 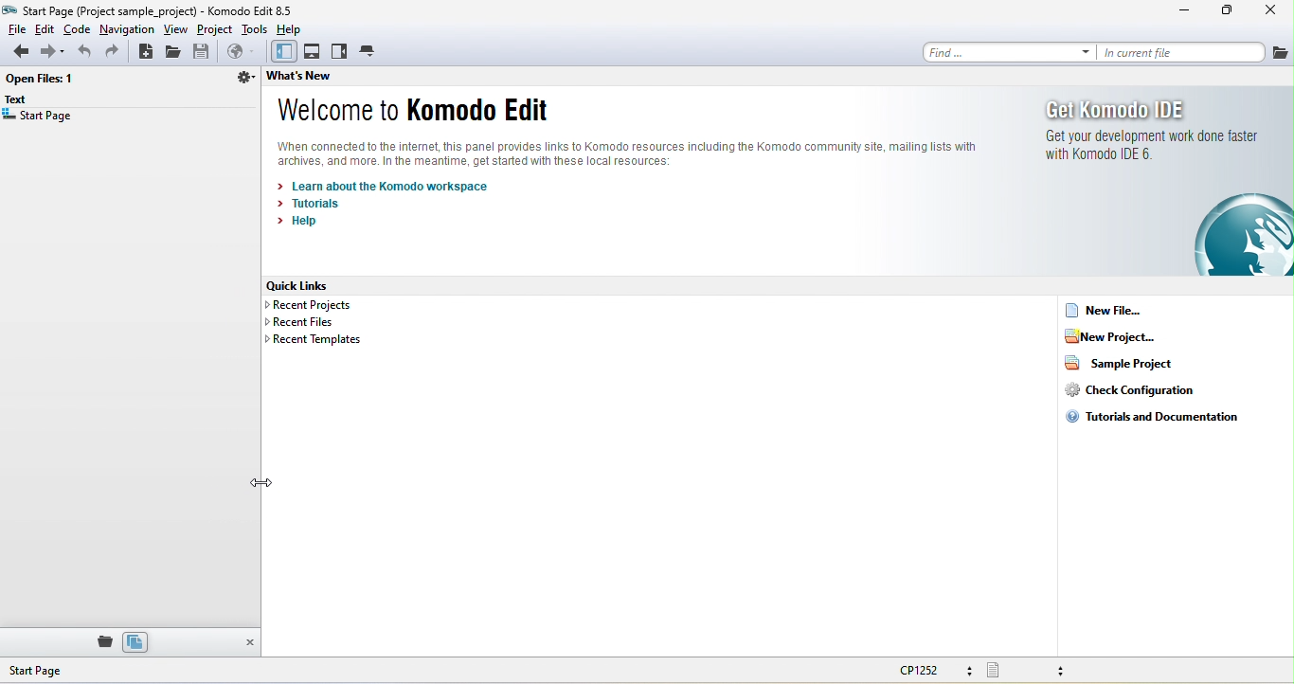 What do you see at coordinates (645, 153) in the screenshot?
I see `komodo text` at bounding box center [645, 153].